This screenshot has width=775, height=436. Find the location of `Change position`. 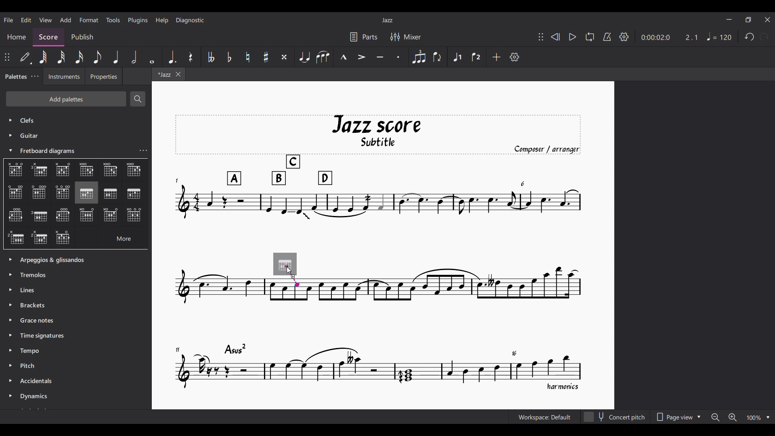

Change position is located at coordinates (541, 37).